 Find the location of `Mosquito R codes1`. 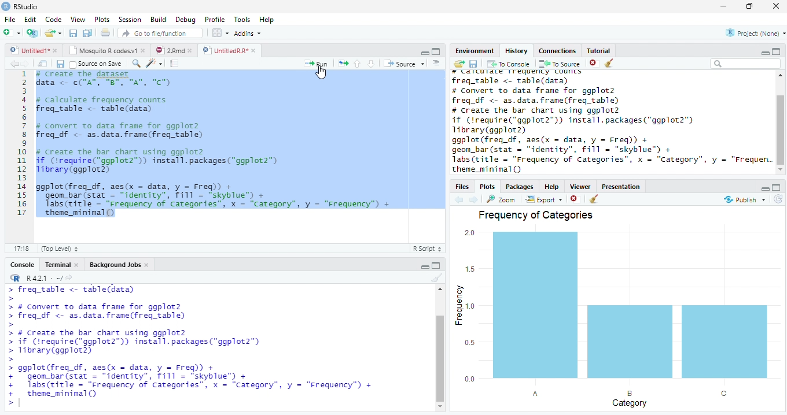

Mosquito R codes1 is located at coordinates (106, 52).